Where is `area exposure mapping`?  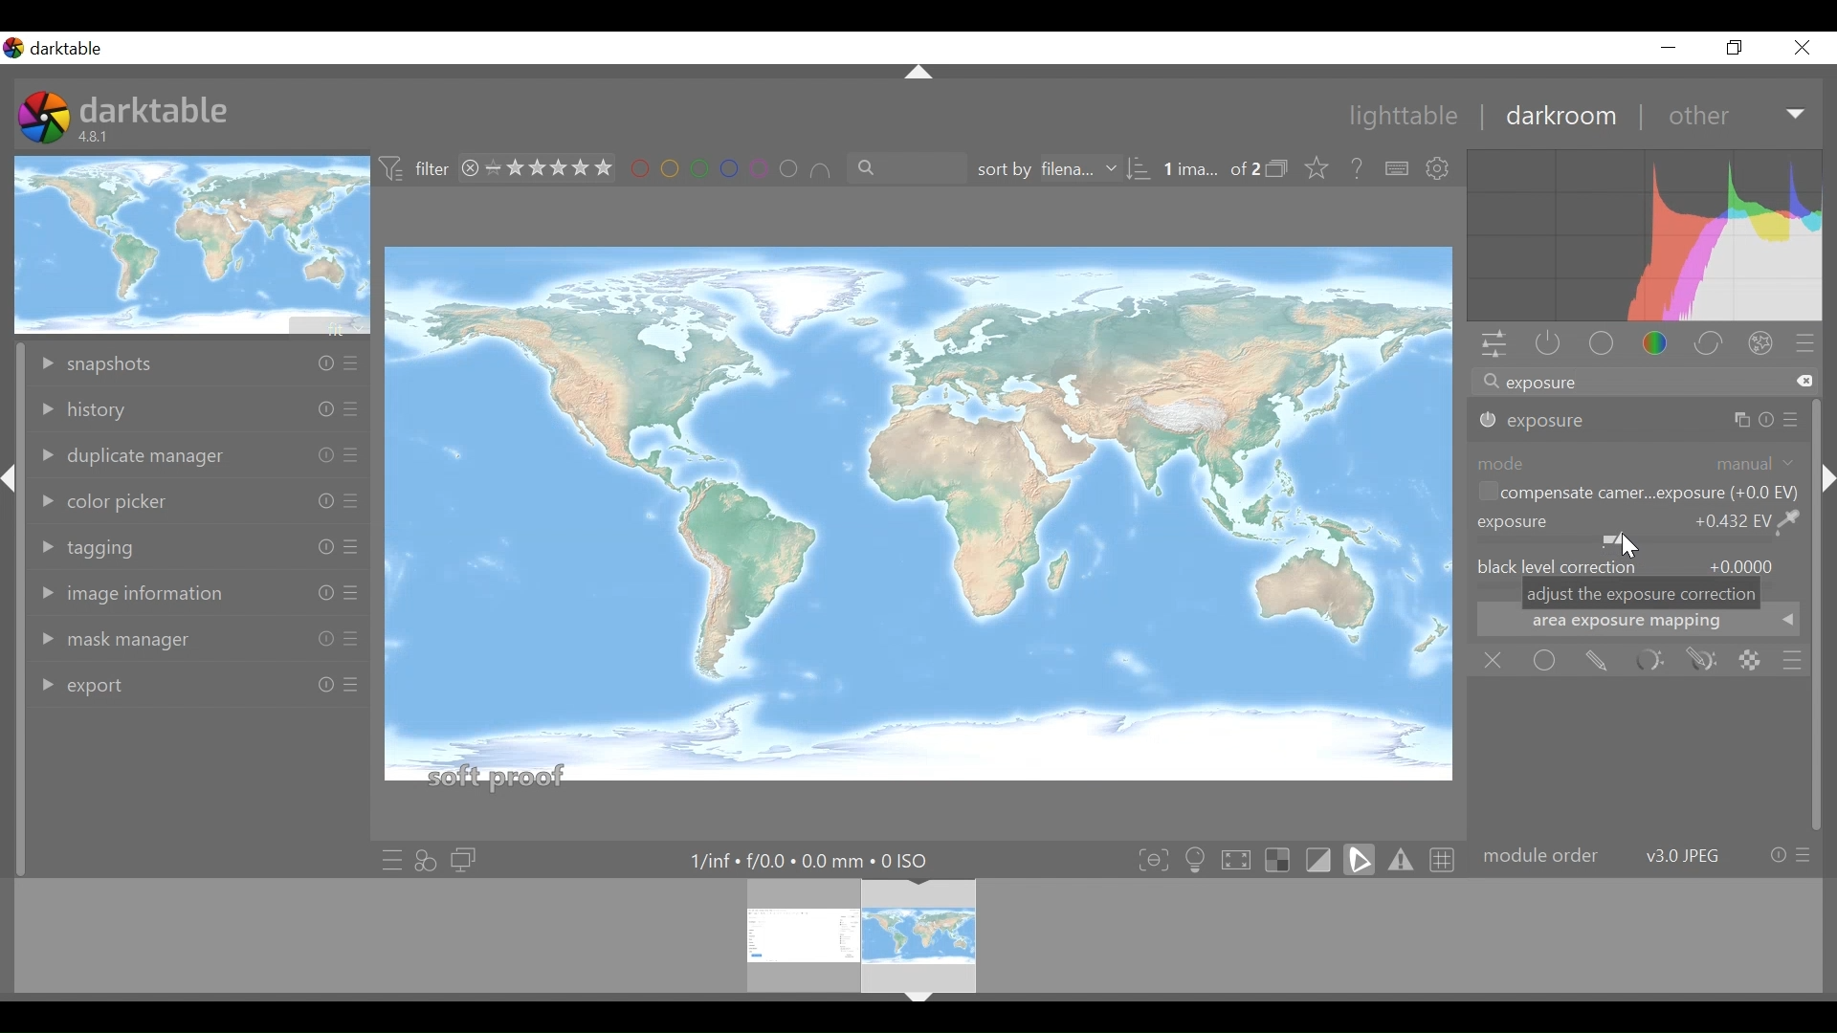 area exposure mapping is located at coordinates (1639, 625).